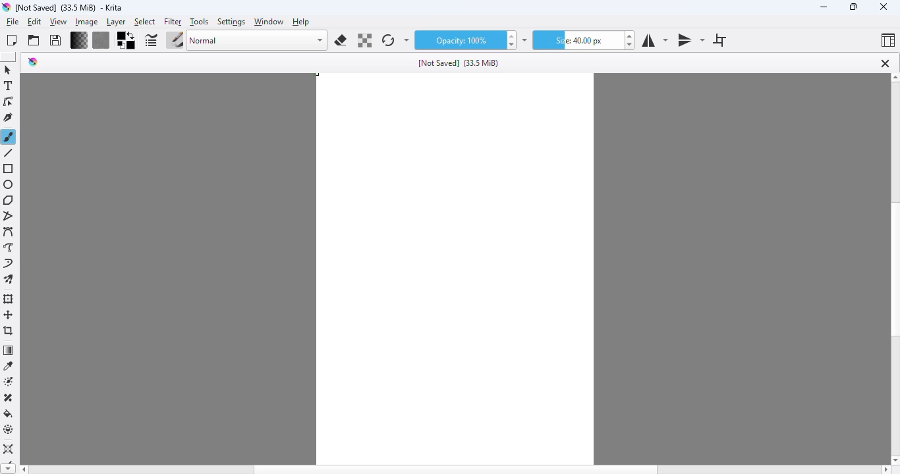 The width and height of the screenshot is (900, 474). Describe the element at coordinates (341, 41) in the screenshot. I see `set eraser mode` at that location.